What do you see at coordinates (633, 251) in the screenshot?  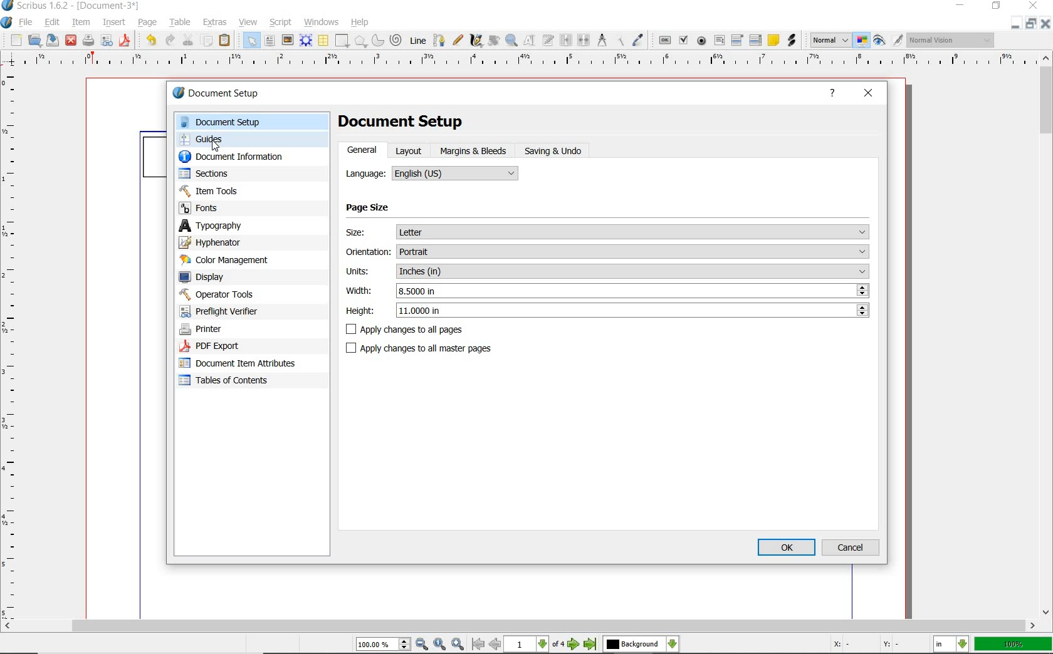 I see `orientation` at bounding box center [633, 251].